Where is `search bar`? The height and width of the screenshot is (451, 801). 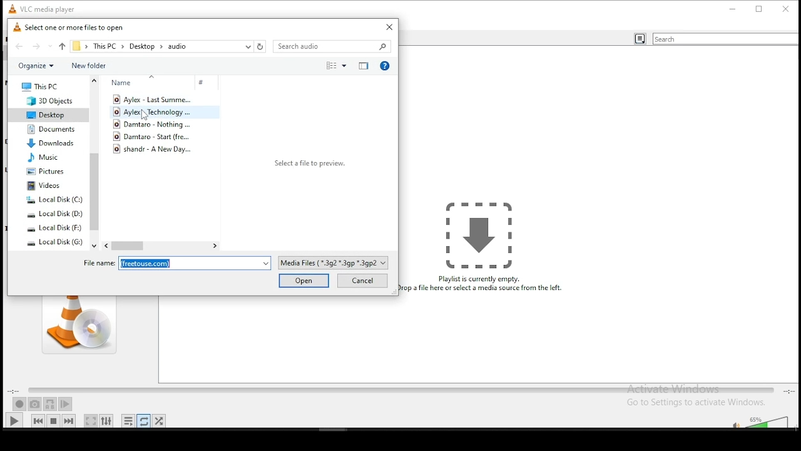 search bar is located at coordinates (334, 46).